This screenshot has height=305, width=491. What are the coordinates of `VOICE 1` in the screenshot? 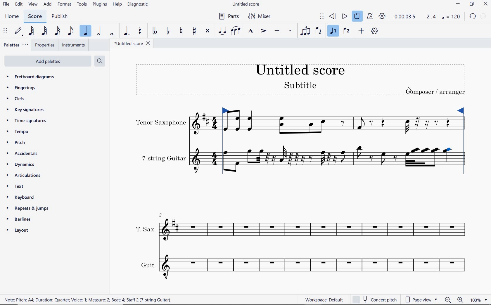 It's located at (333, 31).